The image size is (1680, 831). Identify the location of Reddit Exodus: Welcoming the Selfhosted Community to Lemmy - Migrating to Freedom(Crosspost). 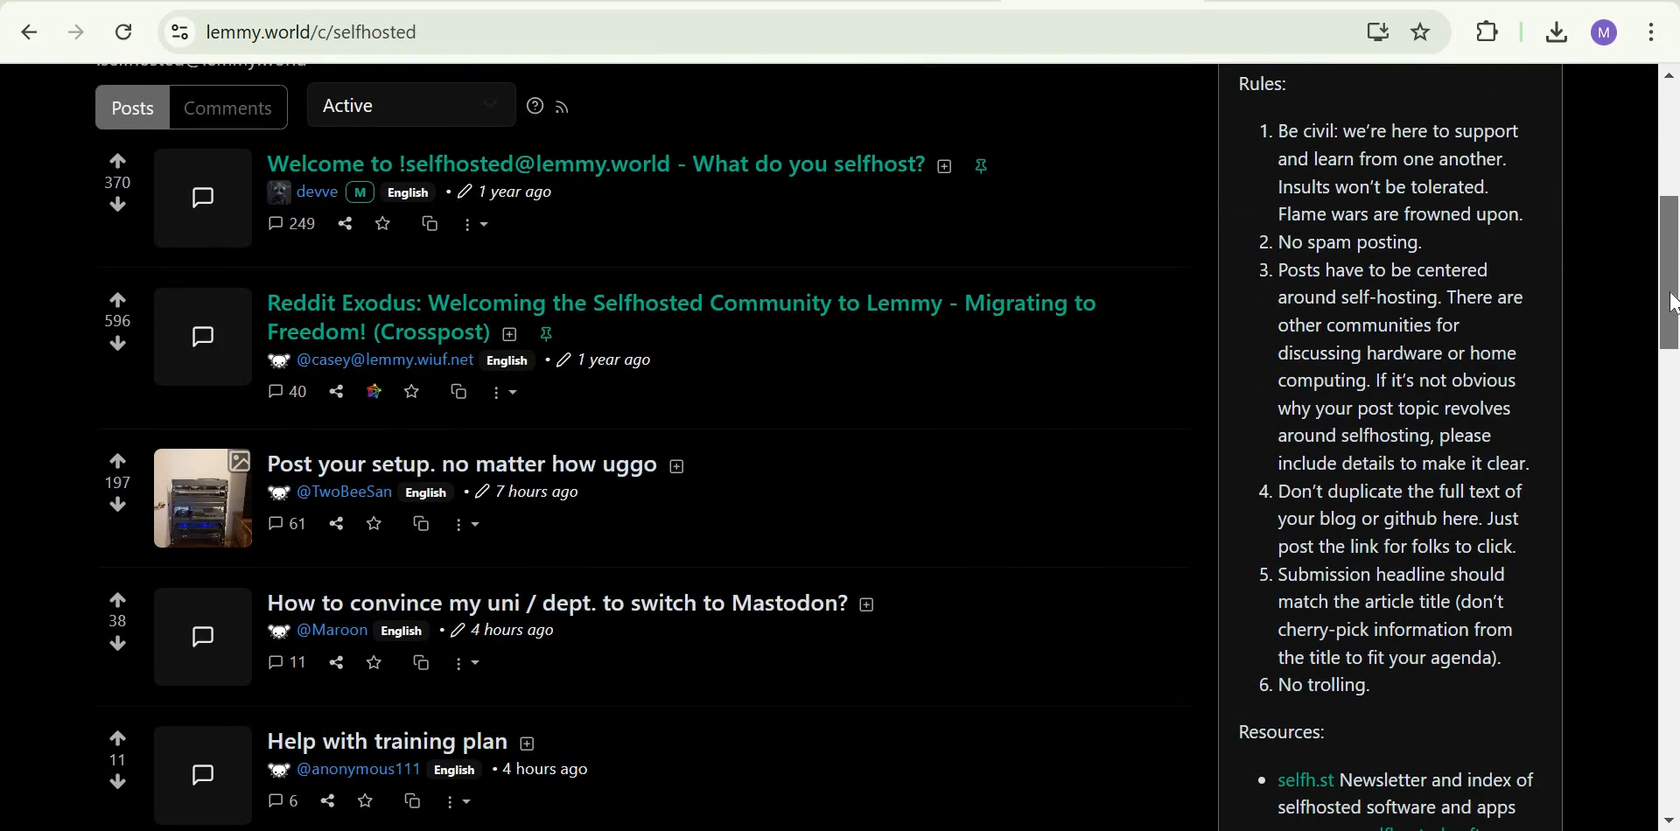
(691, 316).